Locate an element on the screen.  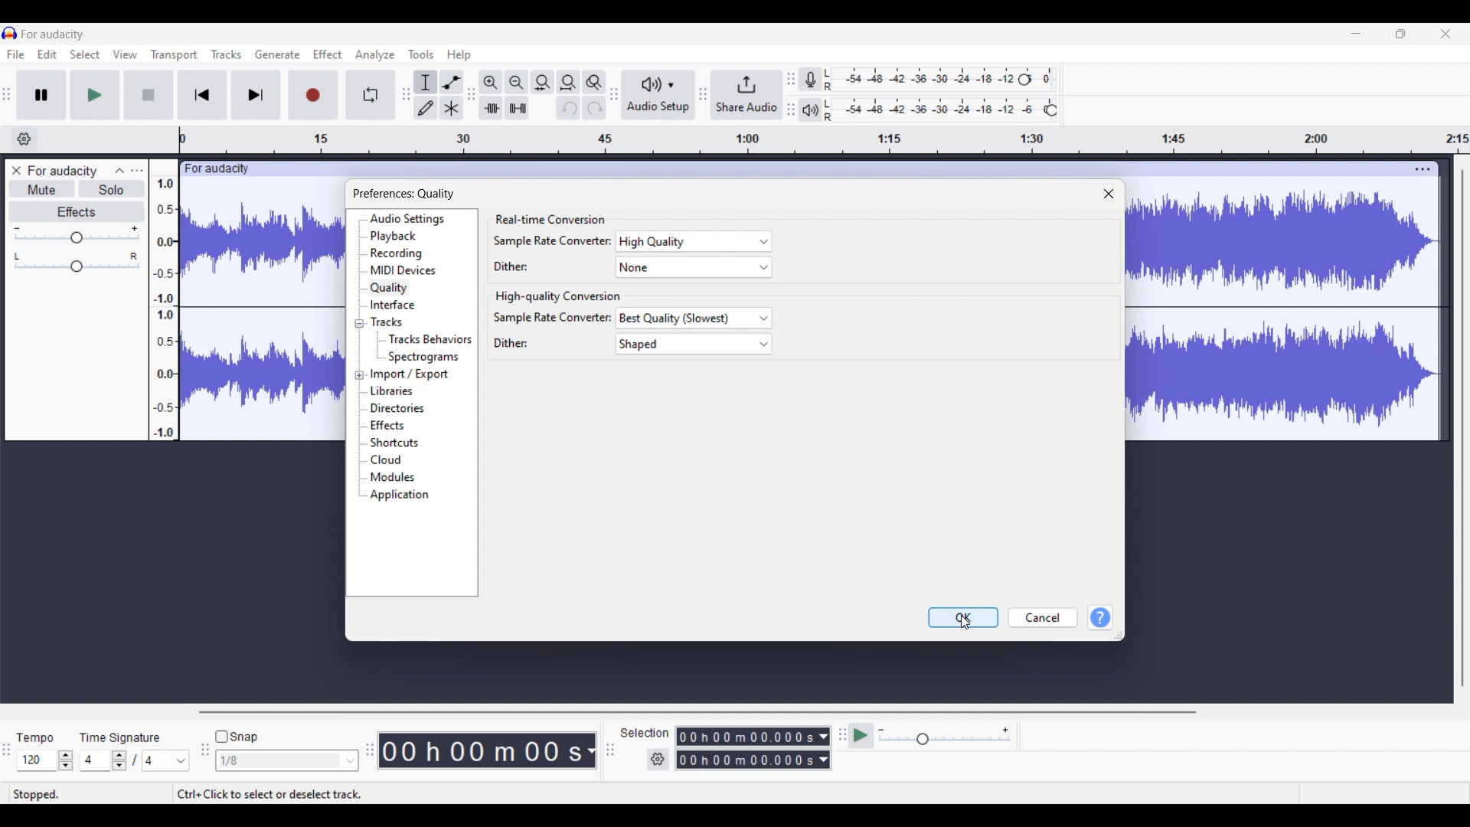
Audio setup is located at coordinates (659, 95).